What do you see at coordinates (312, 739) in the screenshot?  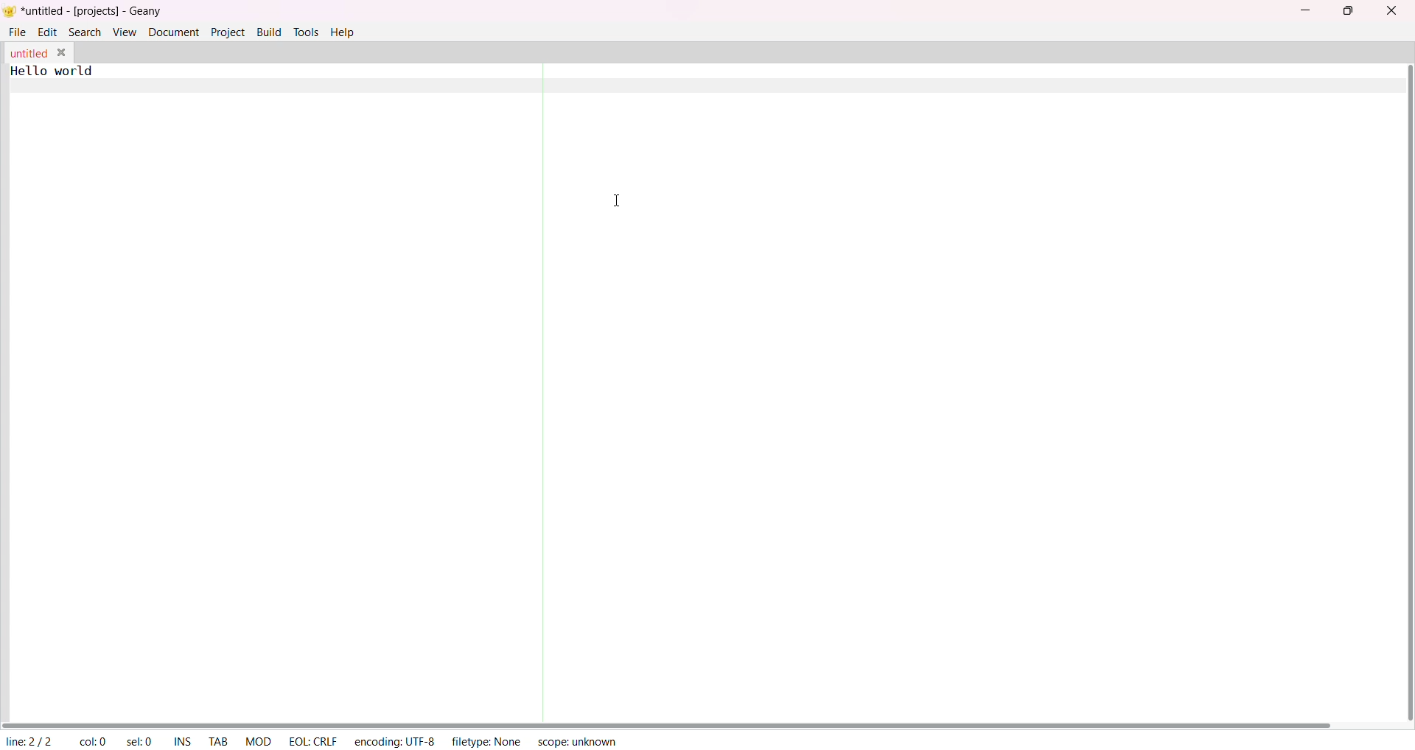 I see `EOL: CRLF` at bounding box center [312, 739].